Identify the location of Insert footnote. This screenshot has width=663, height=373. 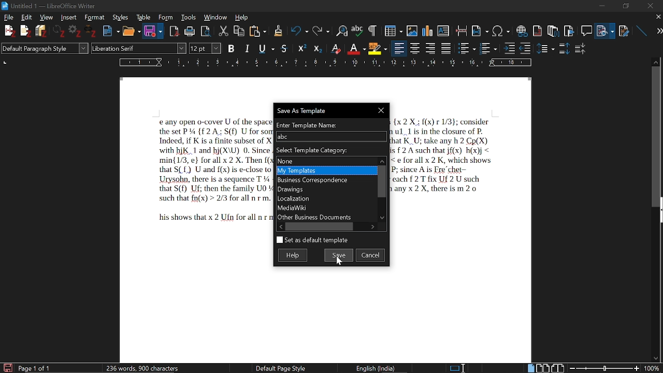
(553, 29).